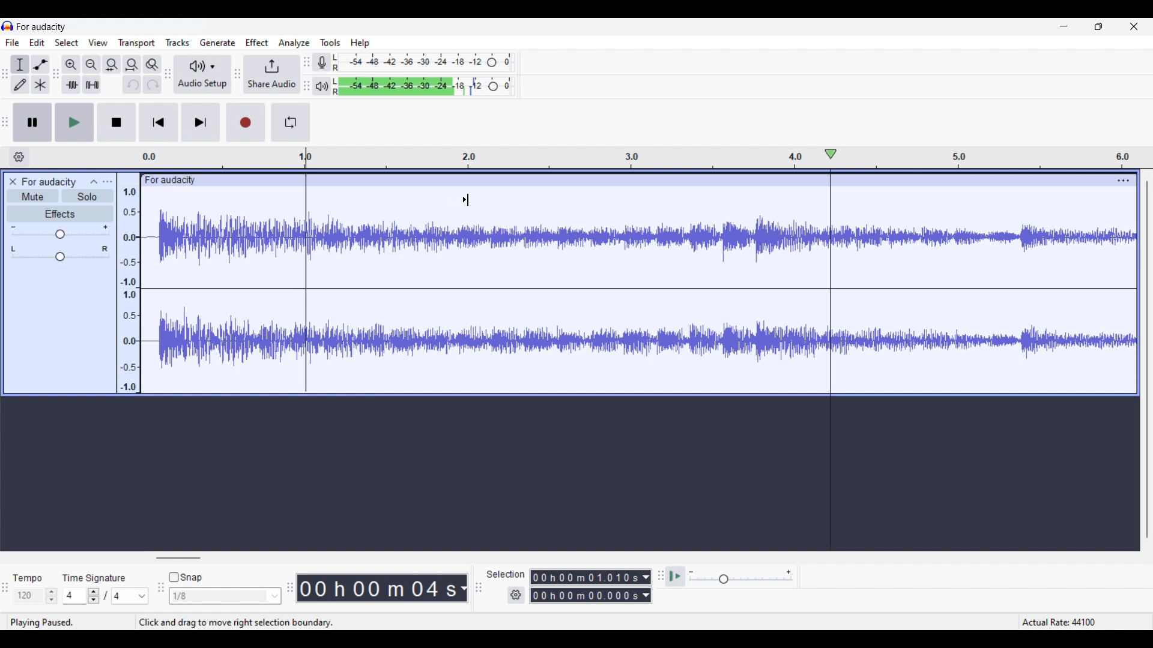  Describe the element at coordinates (321, 62) in the screenshot. I see `Record meter` at that location.